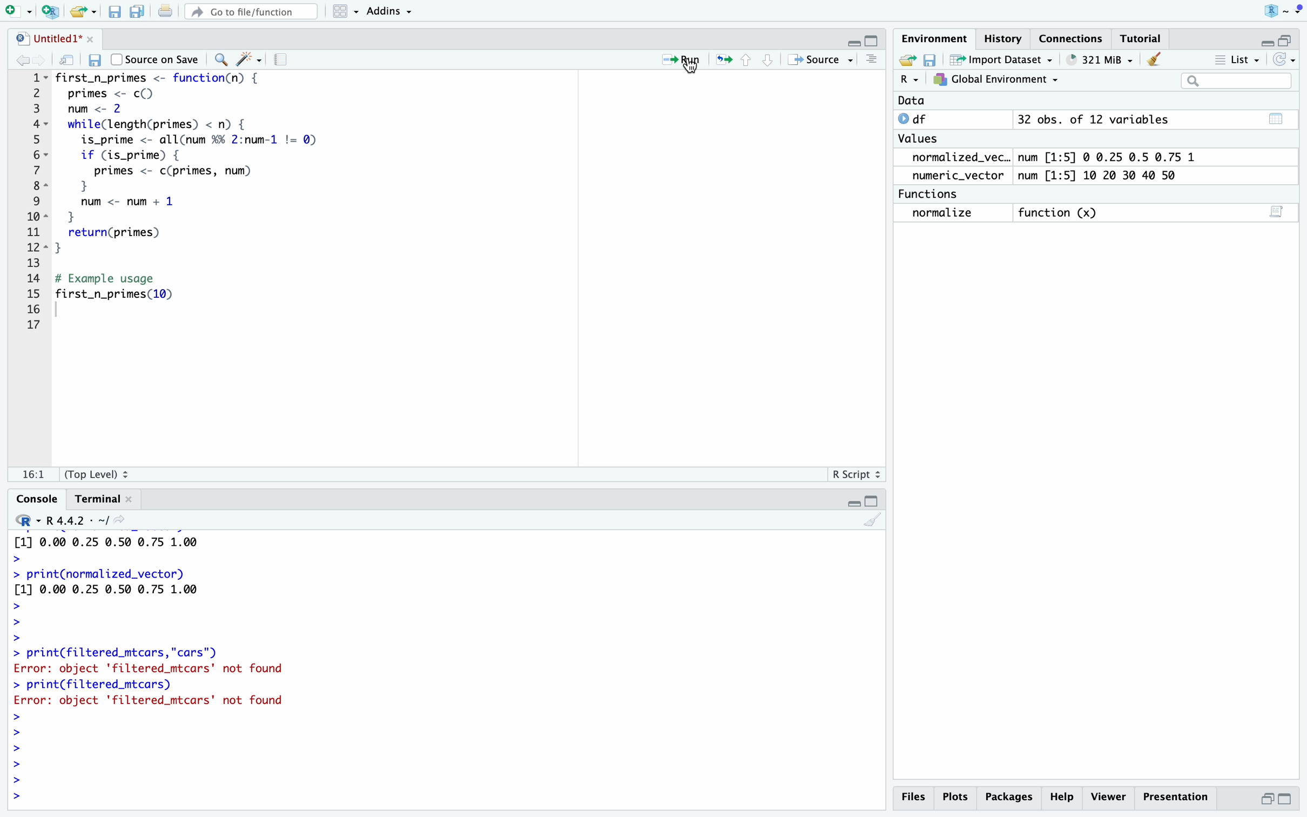  I want to click on Files, so click(913, 796).